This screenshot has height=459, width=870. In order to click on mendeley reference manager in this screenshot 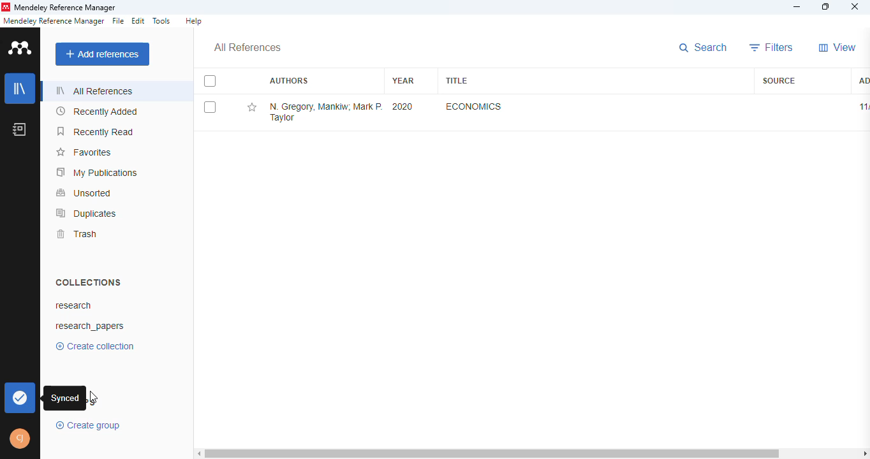, I will do `click(54, 21)`.